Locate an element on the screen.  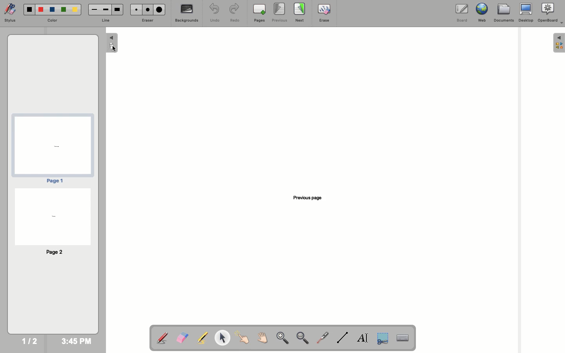
3:45 PM is located at coordinates (76, 341).